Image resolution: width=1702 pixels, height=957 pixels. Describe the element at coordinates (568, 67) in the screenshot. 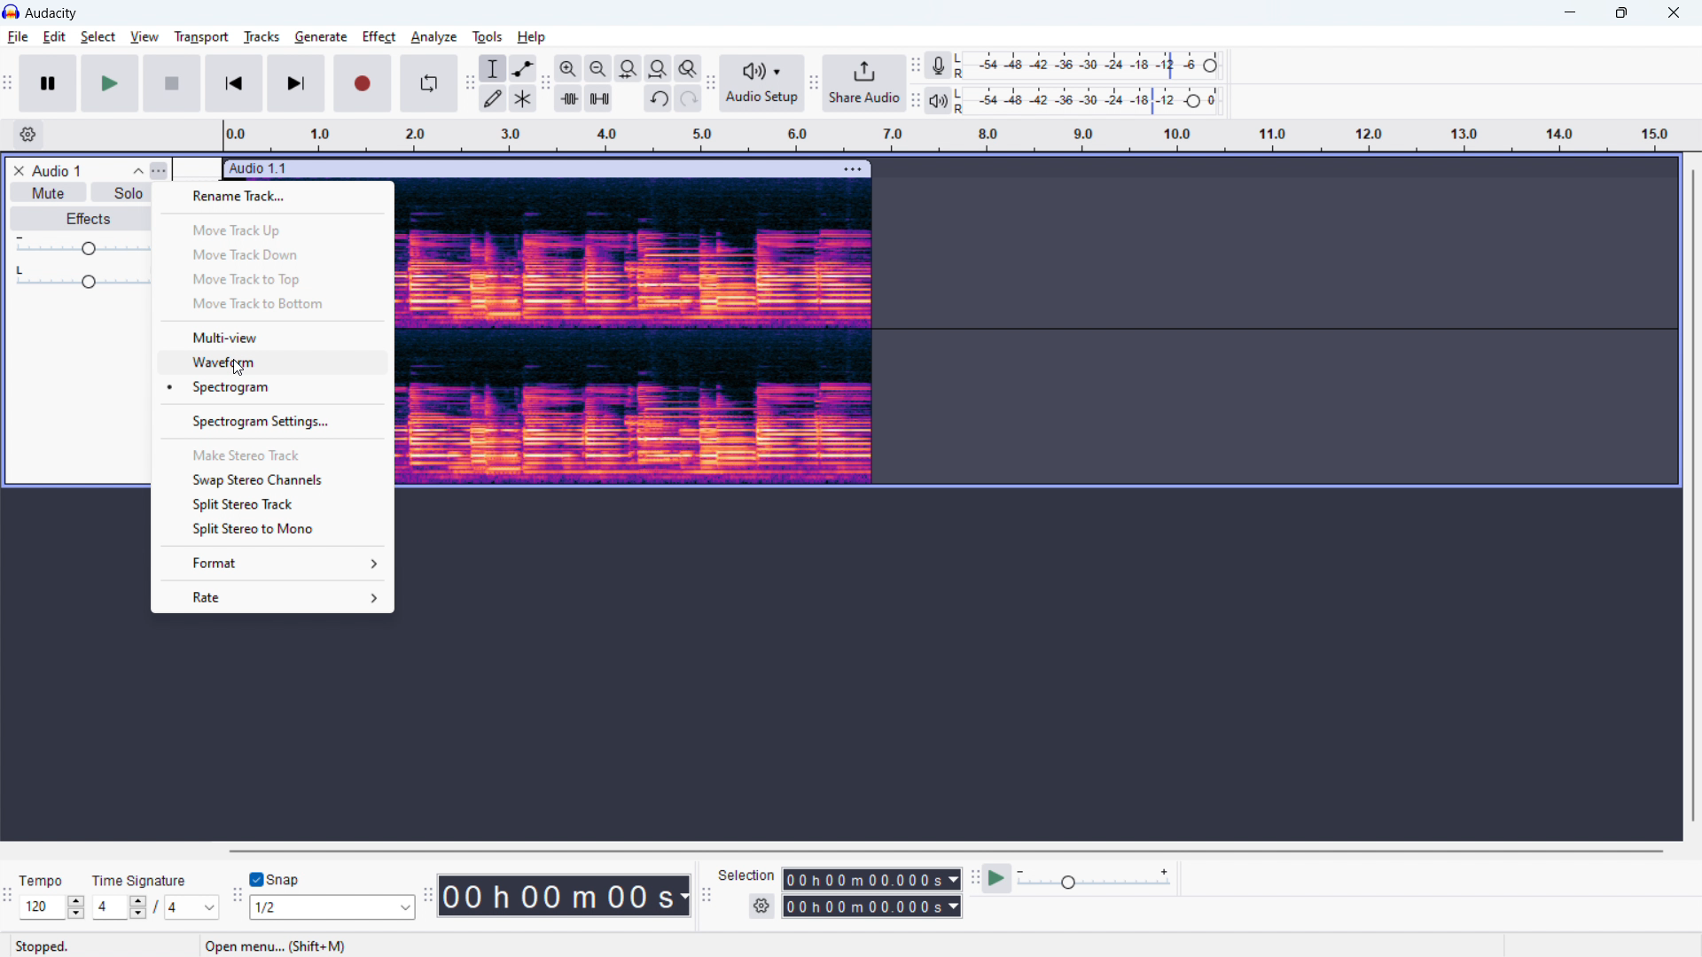

I see `zoom in` at that location.